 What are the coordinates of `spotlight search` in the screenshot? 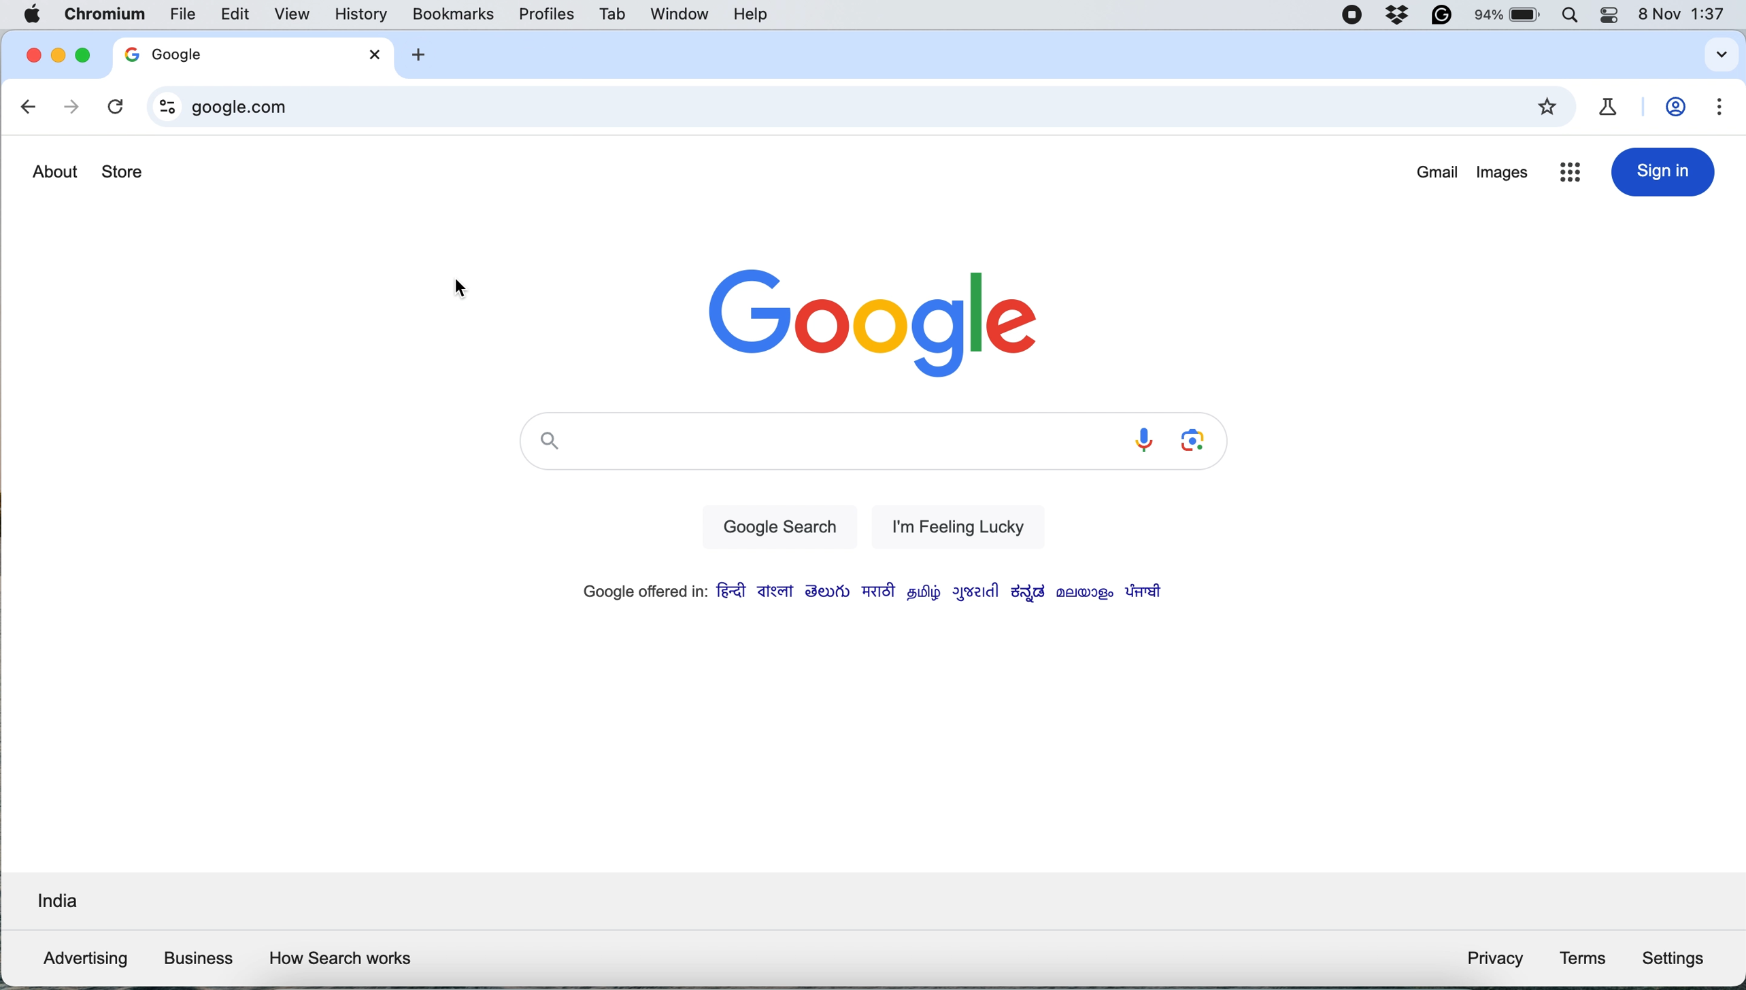 It's located at (1577, 16).